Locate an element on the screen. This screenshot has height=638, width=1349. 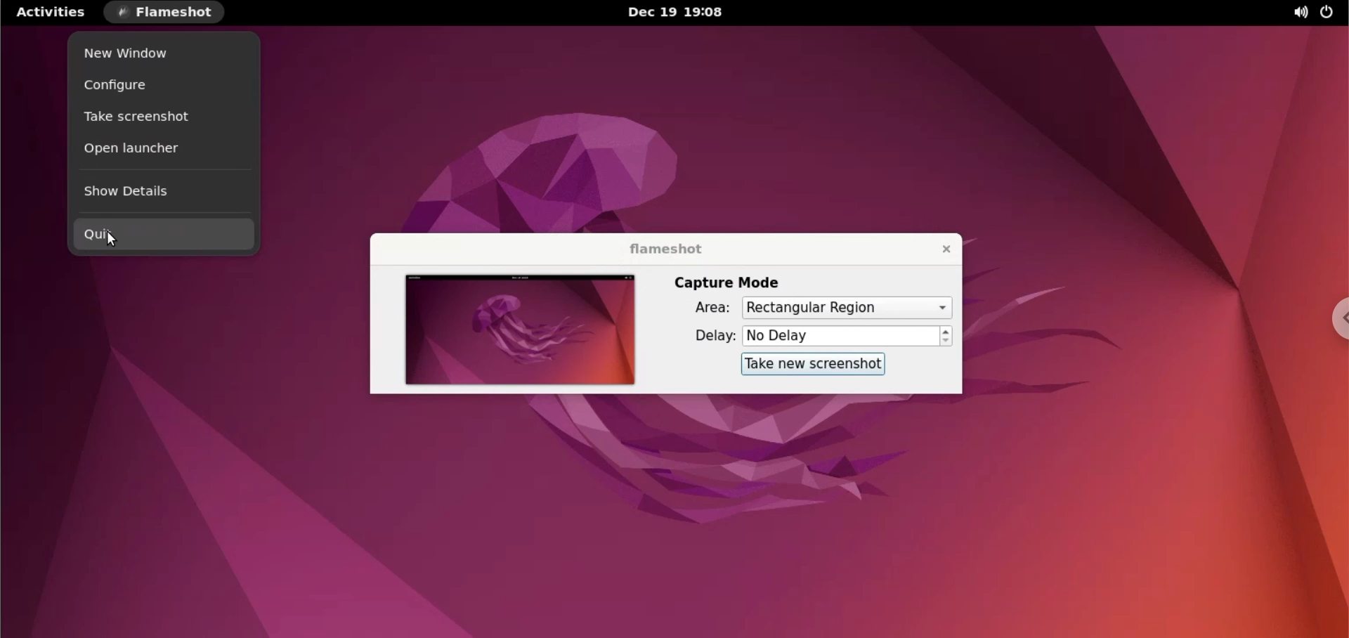
capture mode  is located at coordinates (727, 281).